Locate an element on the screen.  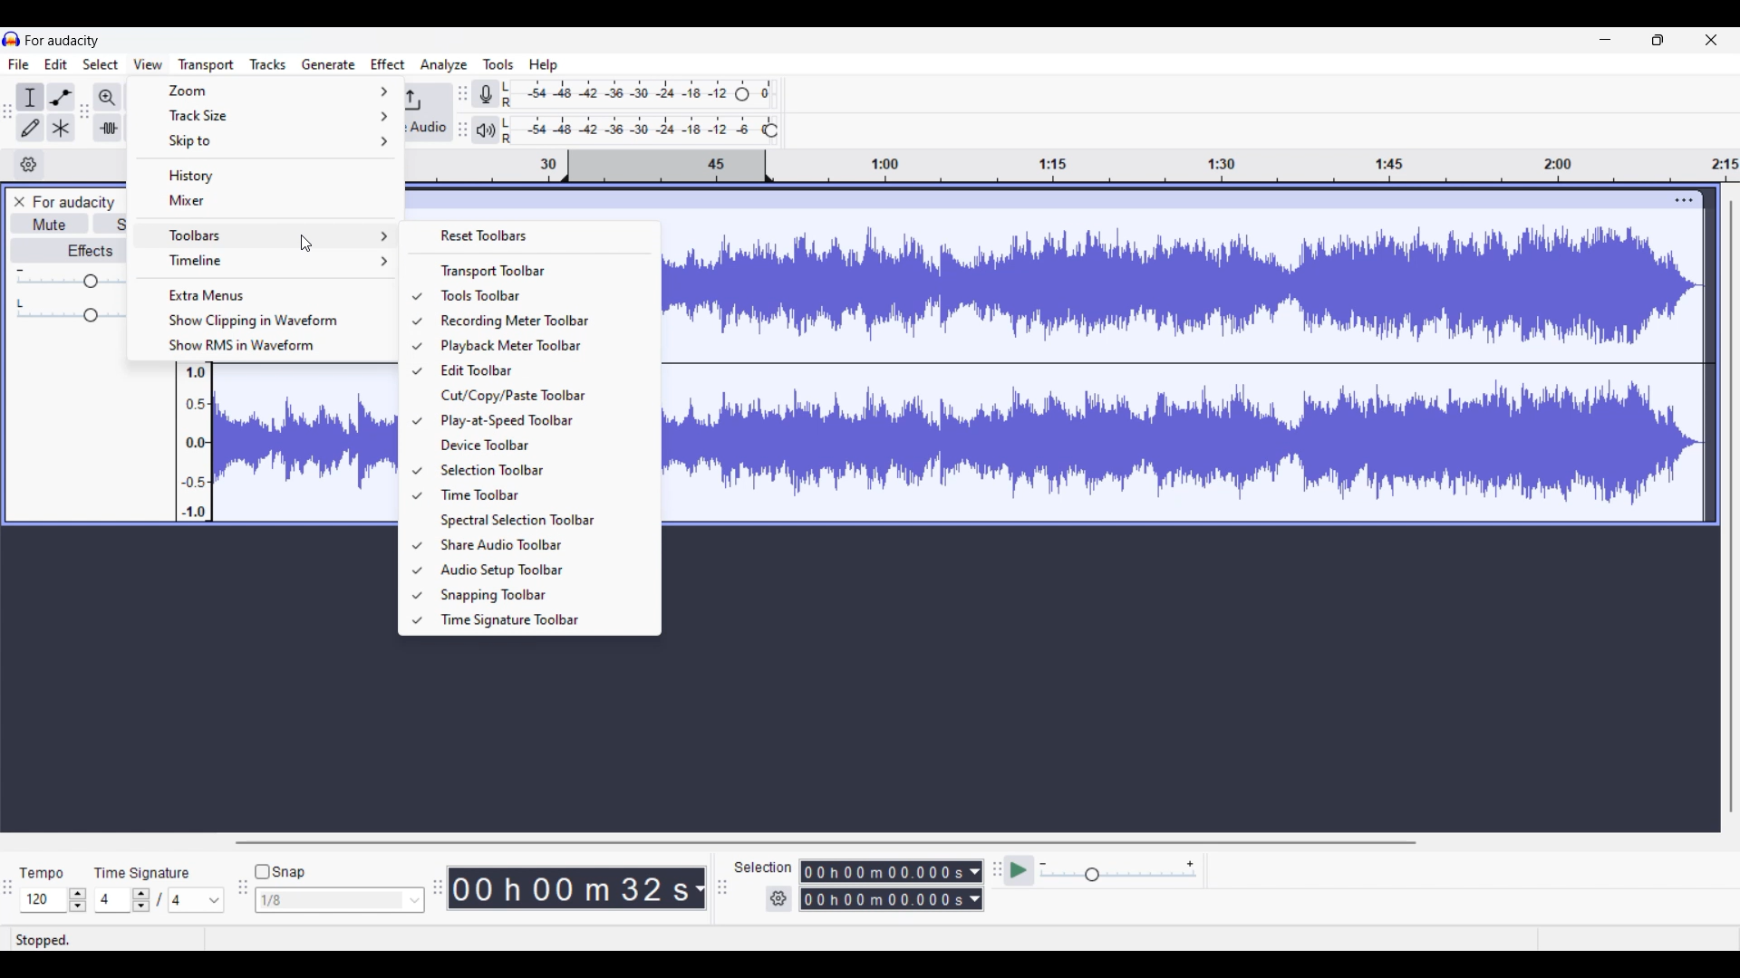
View menu is located at coordinates (149, 63).